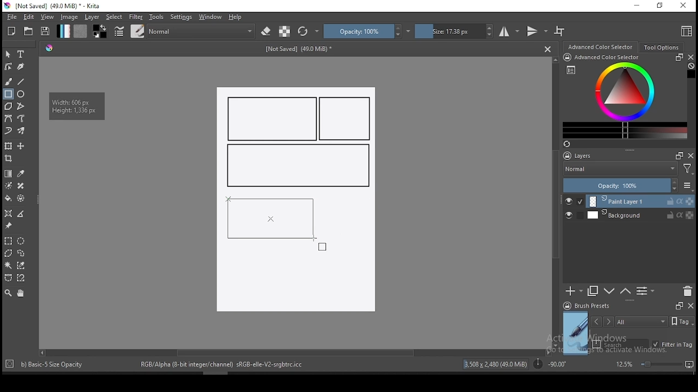 Image resolution: width=698 pixels, height=392 pixels. Describe the element at coordinates (54, 6) in the screenshot. I see `icon and file name` at that location.